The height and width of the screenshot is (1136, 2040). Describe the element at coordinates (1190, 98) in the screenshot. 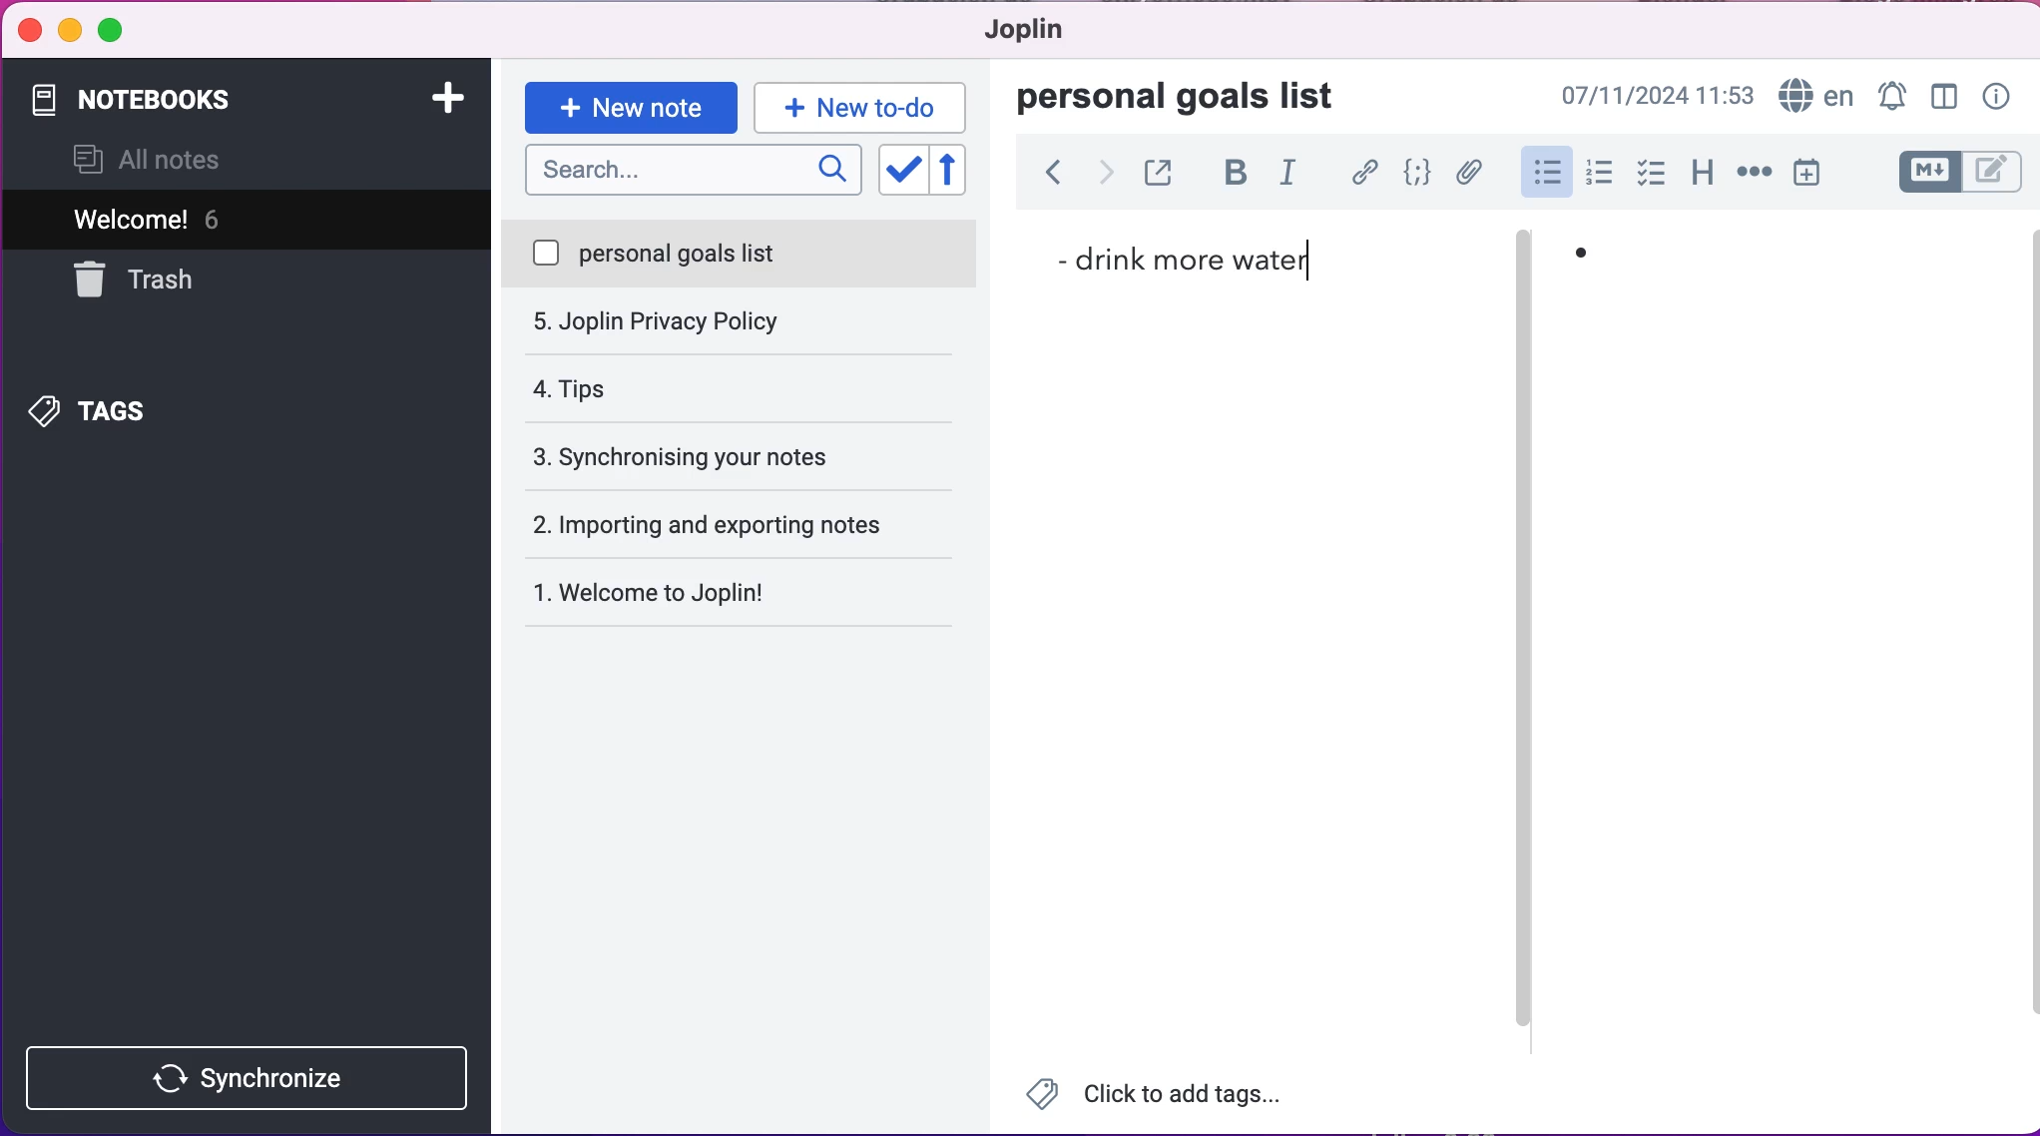

I see `personal goals list` at that location.